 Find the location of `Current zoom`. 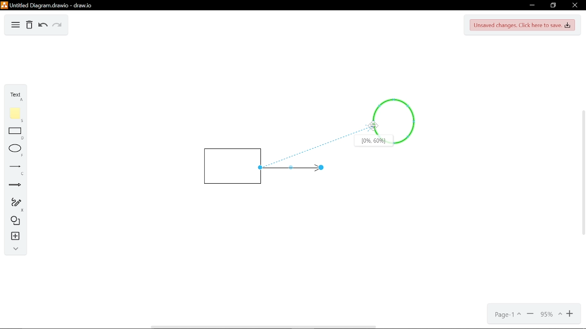

Current zoom is located at coordinates (550, 314).